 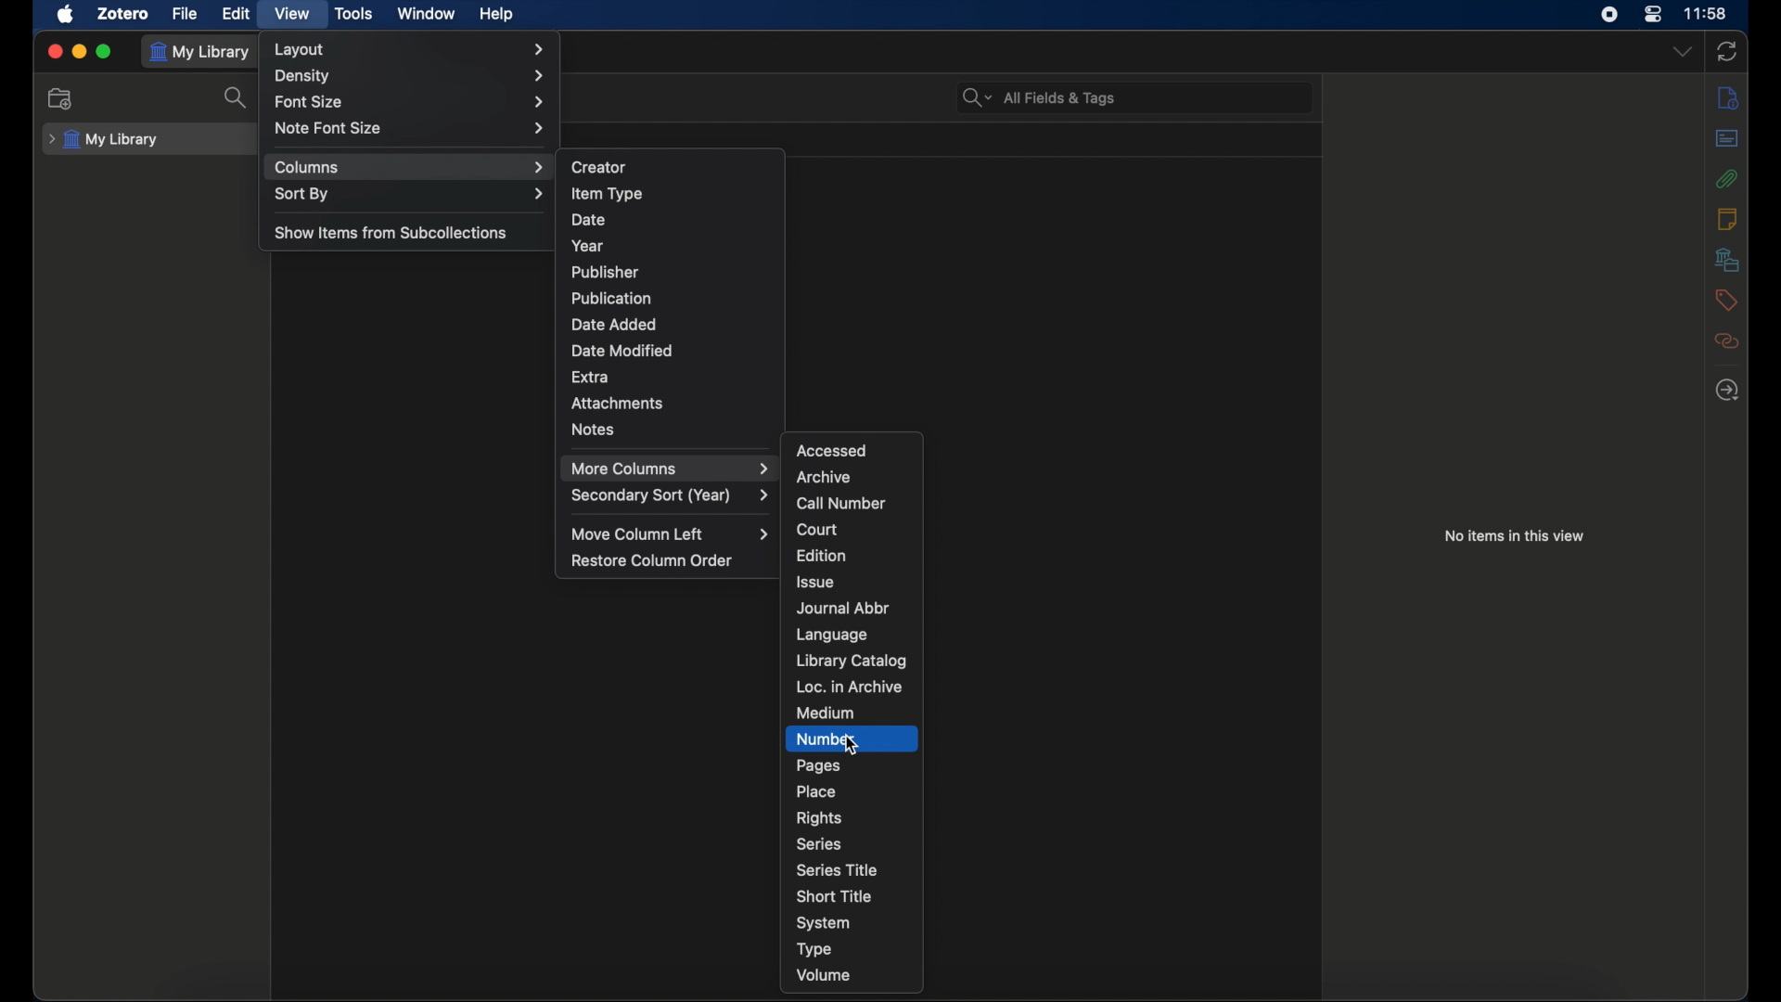 I want to click on libraries, so click(x=1725, y=259).